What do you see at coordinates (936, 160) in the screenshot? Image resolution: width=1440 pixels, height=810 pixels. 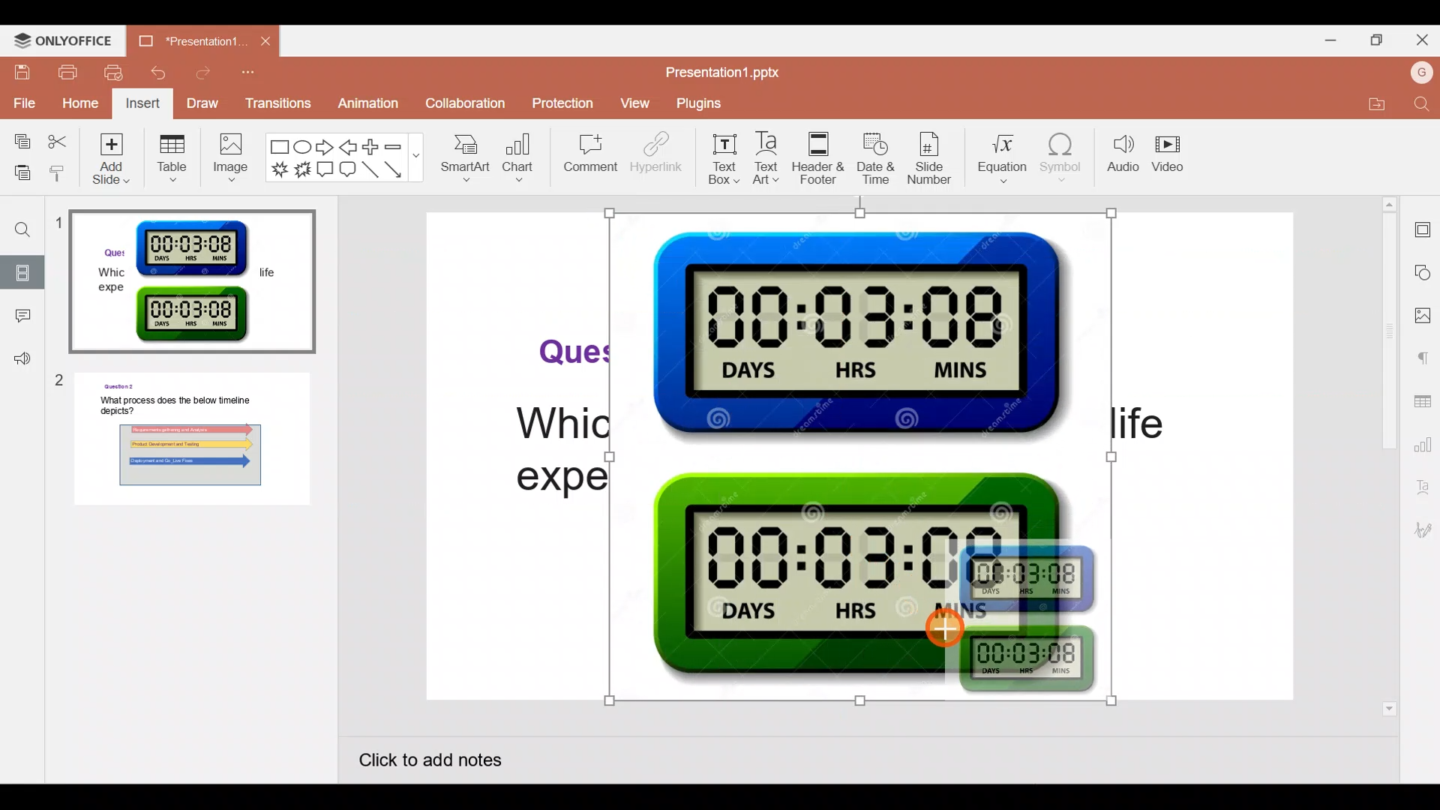 I see `Slide number` at bounding box center [936, 160].